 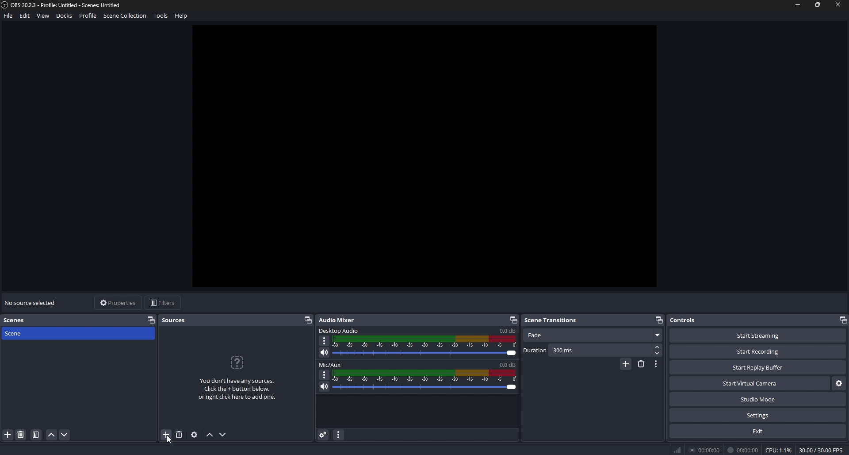 What do you see at coordinates (424, 382) in the screenshot?
I see `volume adjust` at bounding box center [424, 382].